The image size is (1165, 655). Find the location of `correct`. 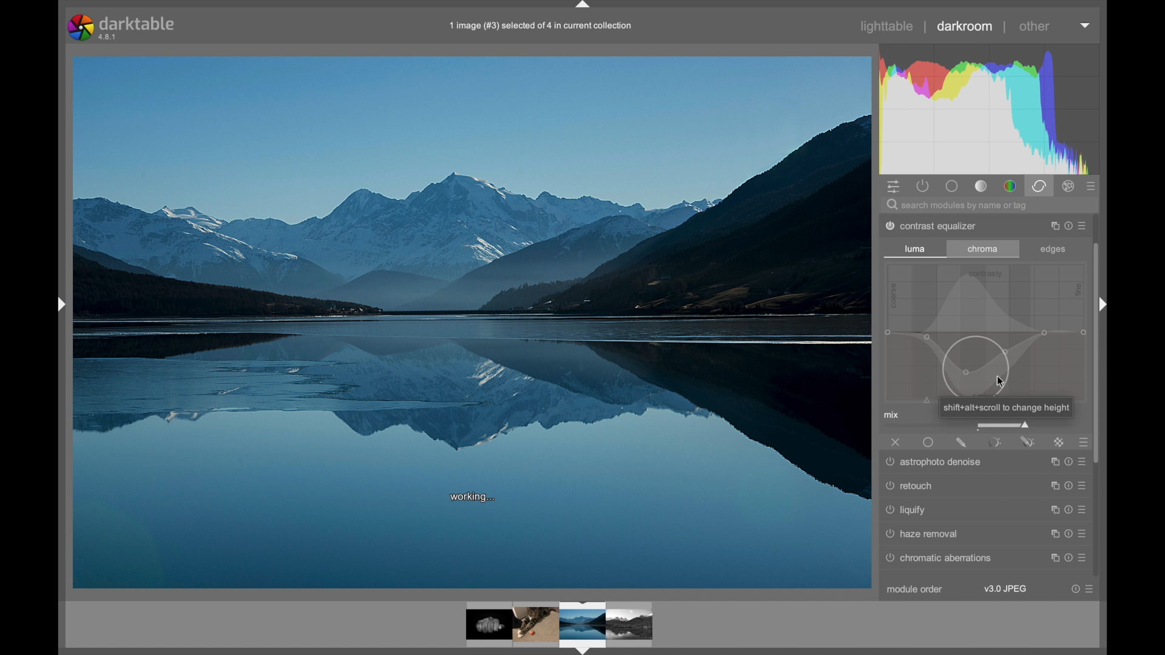

correct is located at coordinates (1039, 186).